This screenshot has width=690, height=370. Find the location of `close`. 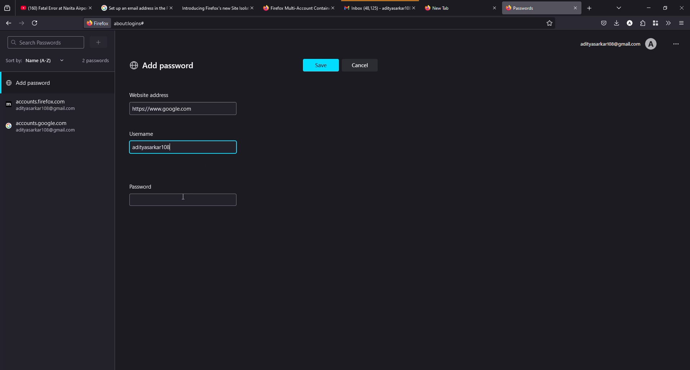

close is located at coordinates (90, 8).